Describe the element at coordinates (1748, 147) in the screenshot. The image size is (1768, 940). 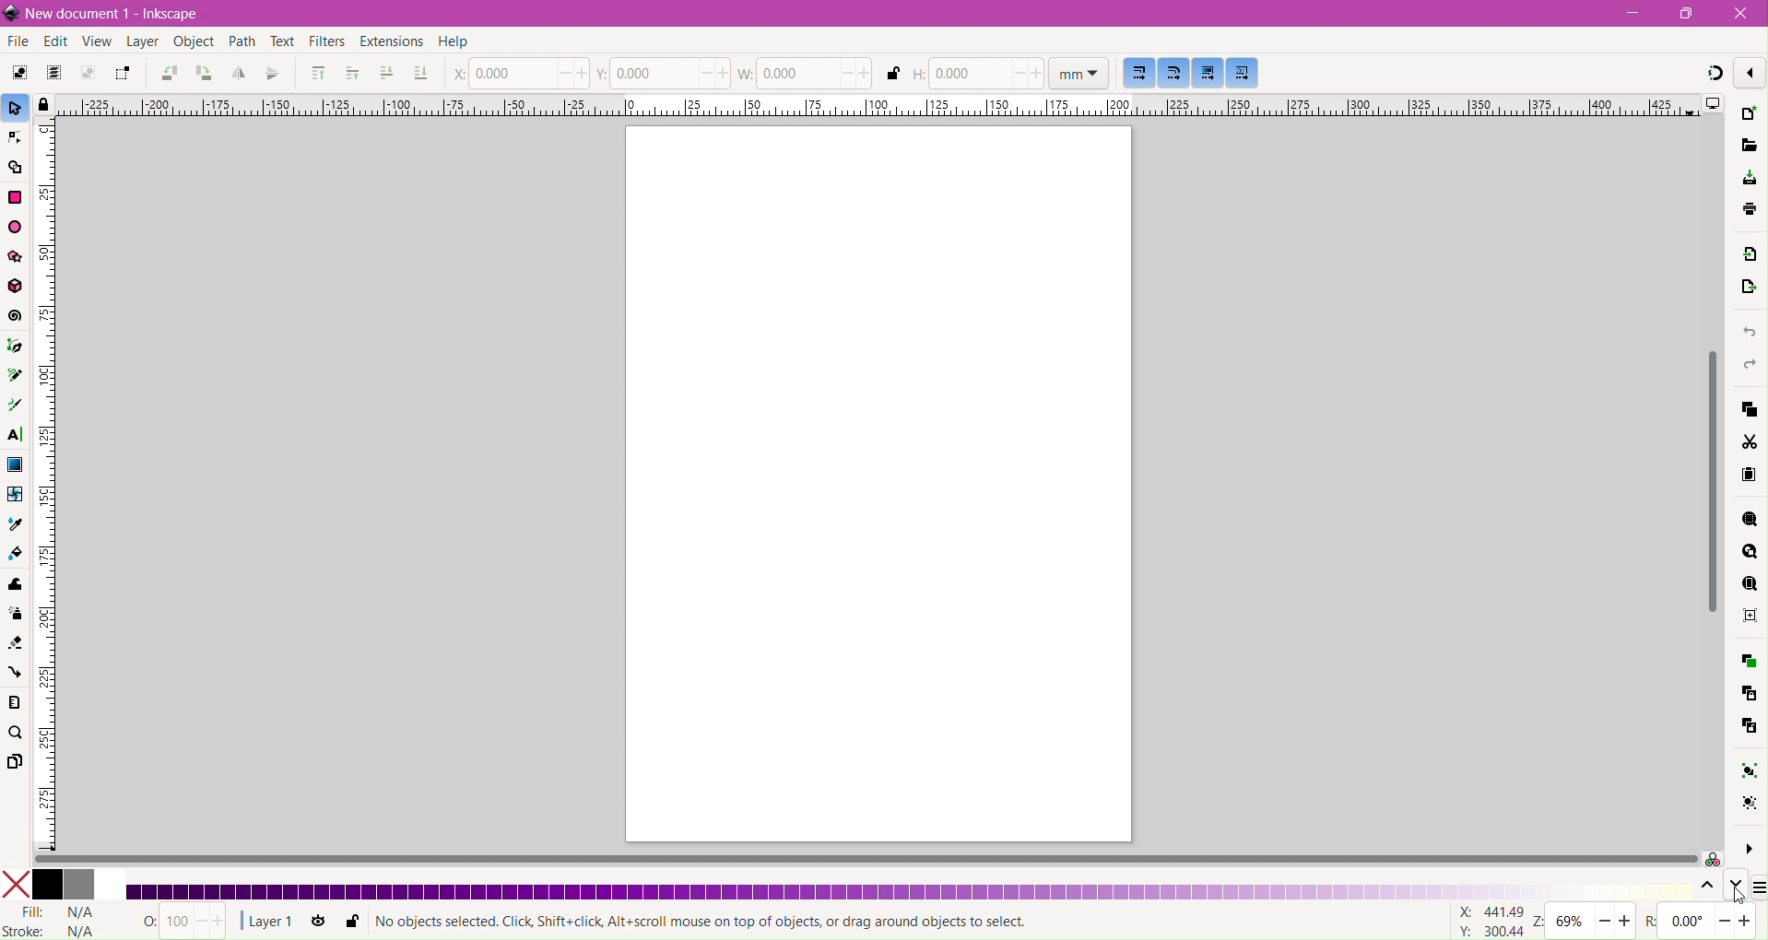
I see `Open File Dialog` at that location.